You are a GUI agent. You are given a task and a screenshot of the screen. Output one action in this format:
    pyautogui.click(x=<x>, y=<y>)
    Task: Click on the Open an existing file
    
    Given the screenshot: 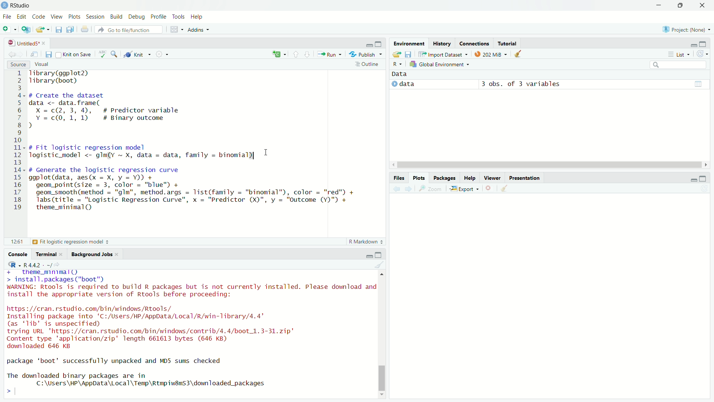 What is the action you would take?
    pyautogui.click(x=39, y=30)
    